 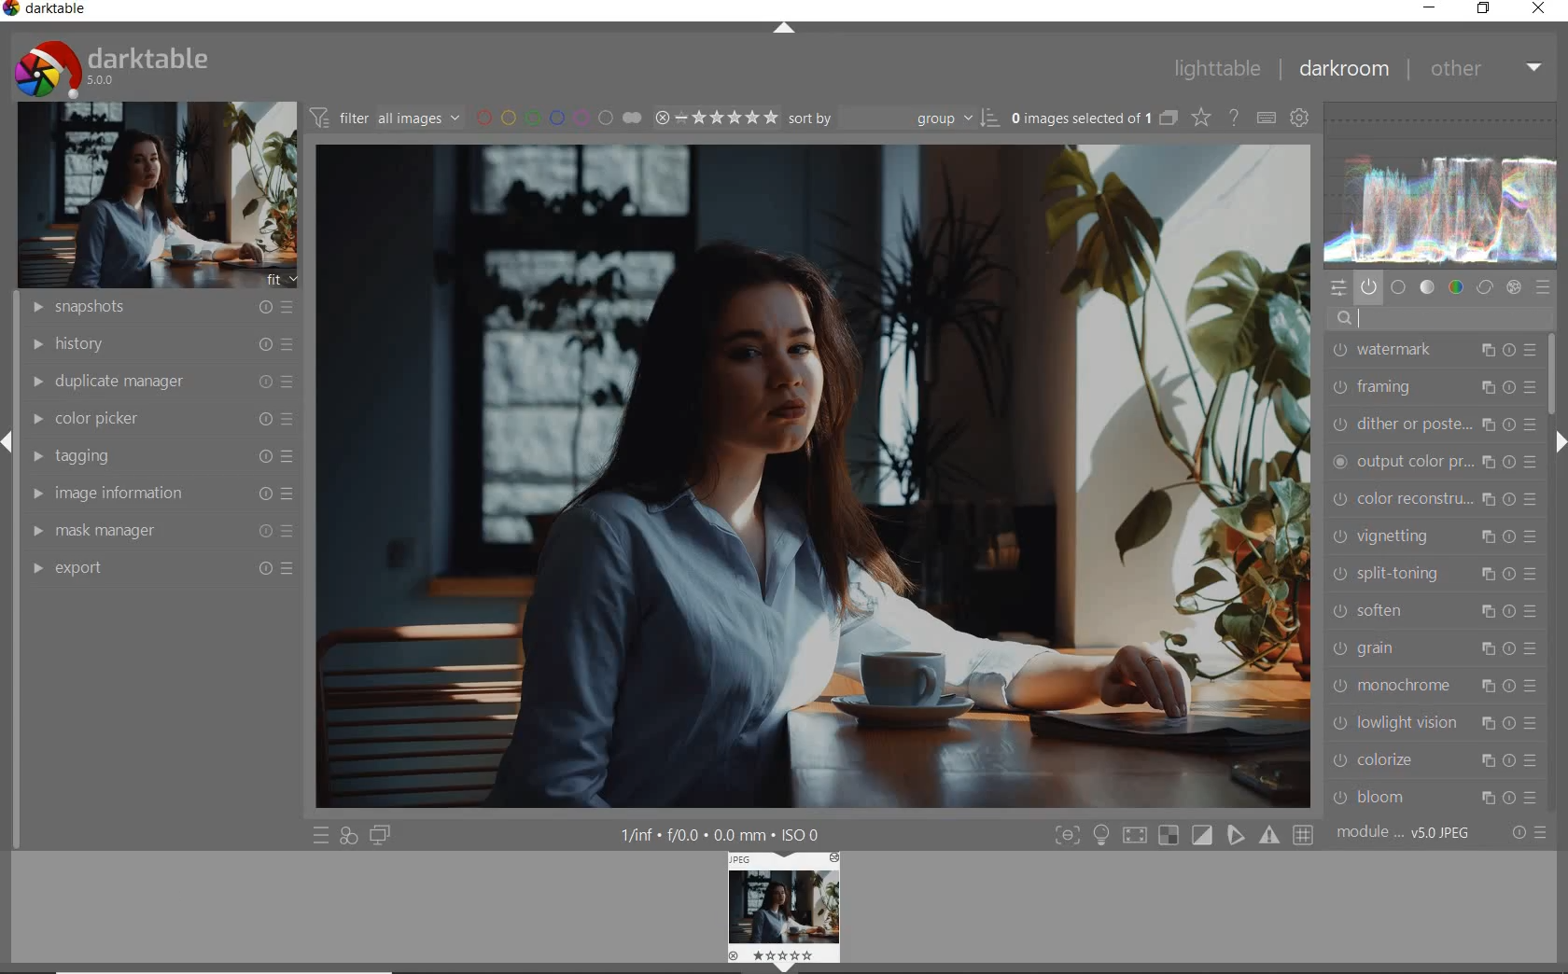 I want to click on selected Image range rating, so click(x=717, y=118).